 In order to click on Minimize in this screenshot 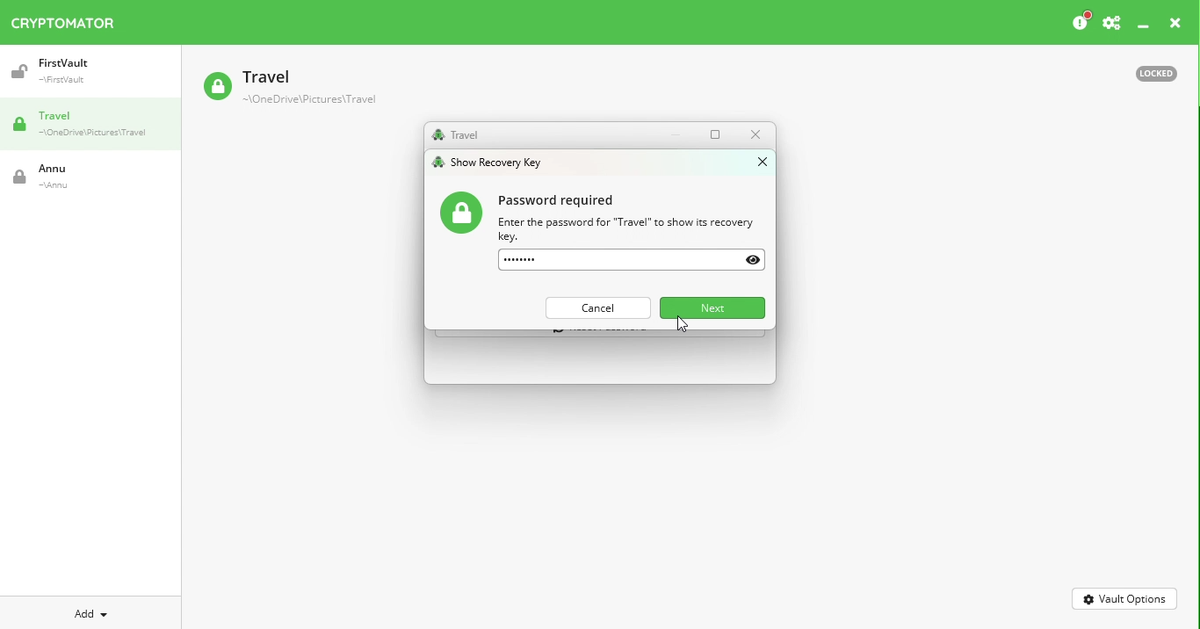, I will do `click(680, 134)`.